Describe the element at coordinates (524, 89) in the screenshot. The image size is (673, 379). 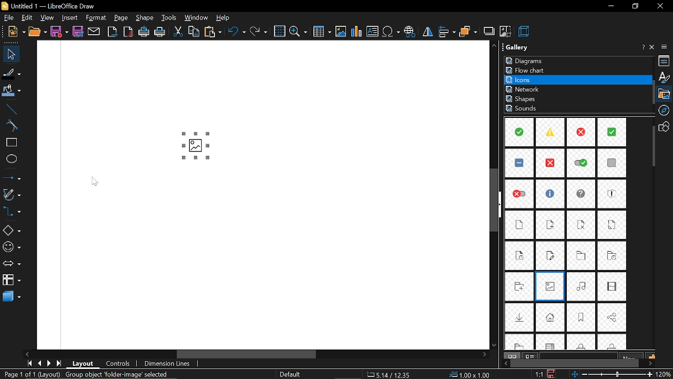
I see `network ` at that location.